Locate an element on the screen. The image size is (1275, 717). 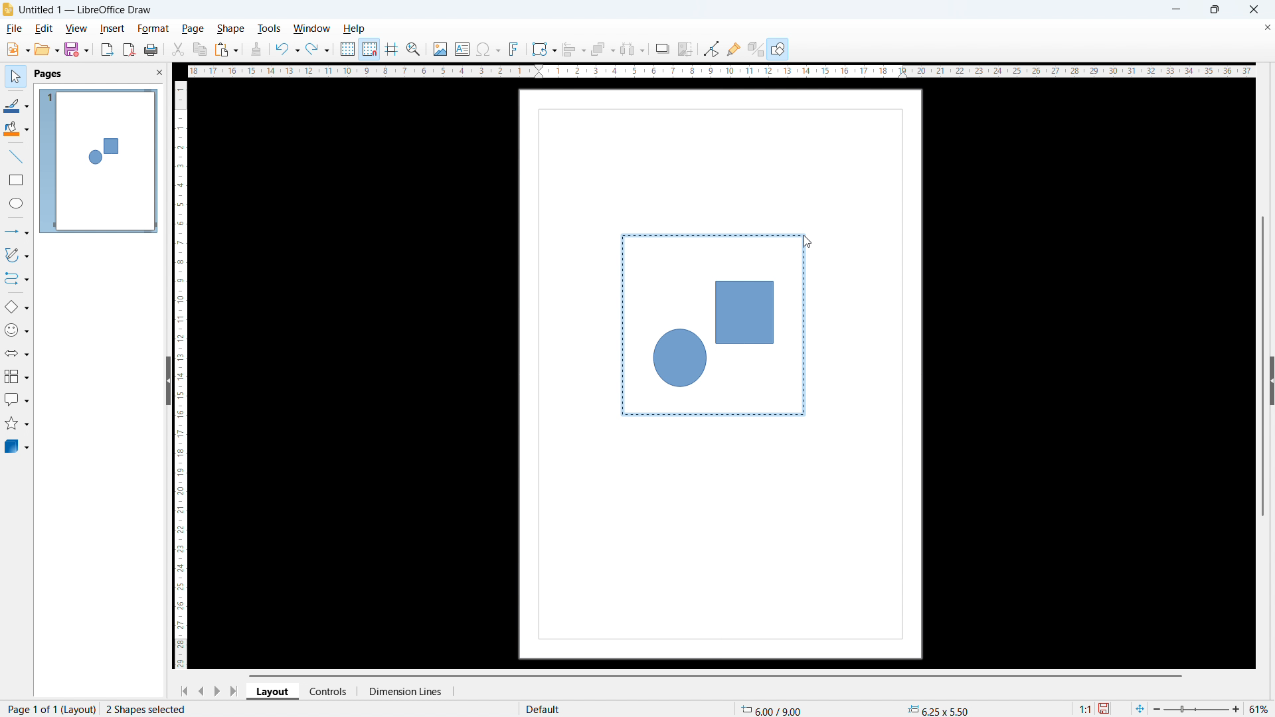
tools is located at coordinates (270, 28).